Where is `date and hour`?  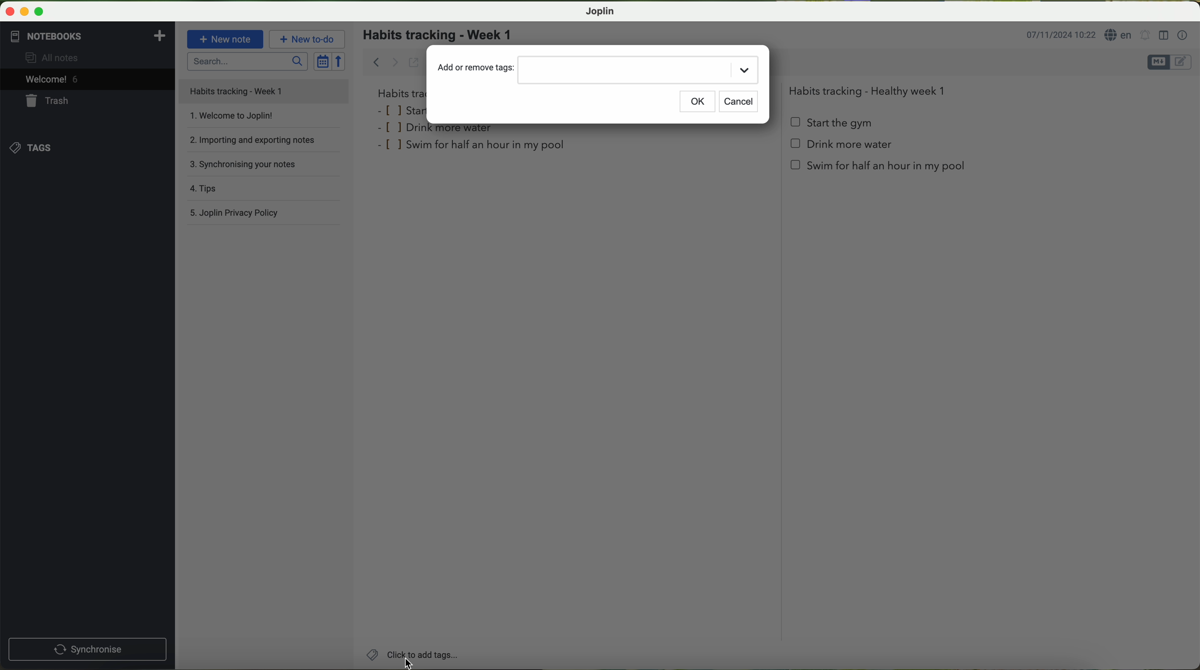 date and hour is located at coordinates (1061, 34).